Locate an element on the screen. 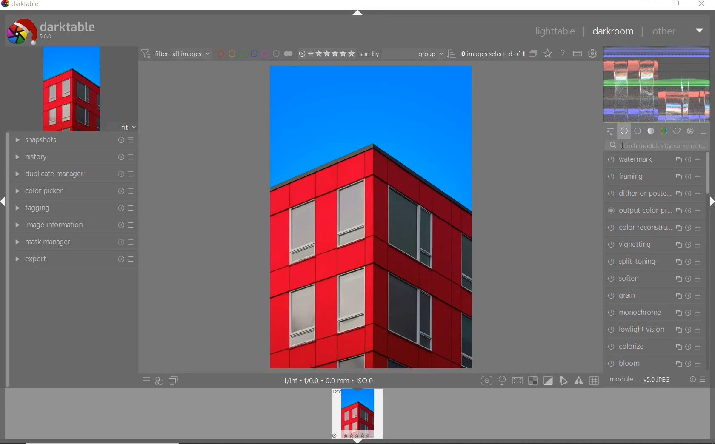 This screenshot has width=715, height=444. dakroom is located at coordinates (612, 31).